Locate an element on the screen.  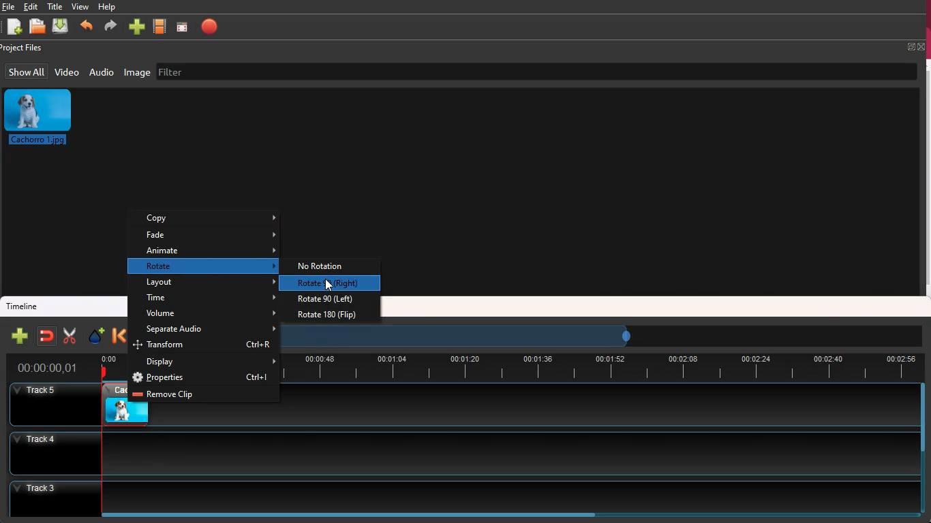
scrollbar is located at coordinates (507, 513).